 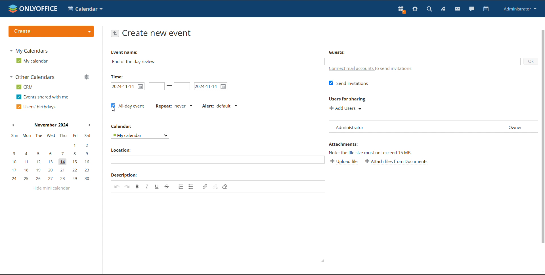 I want to click on users' birthdays, so click(x=35, y=107).